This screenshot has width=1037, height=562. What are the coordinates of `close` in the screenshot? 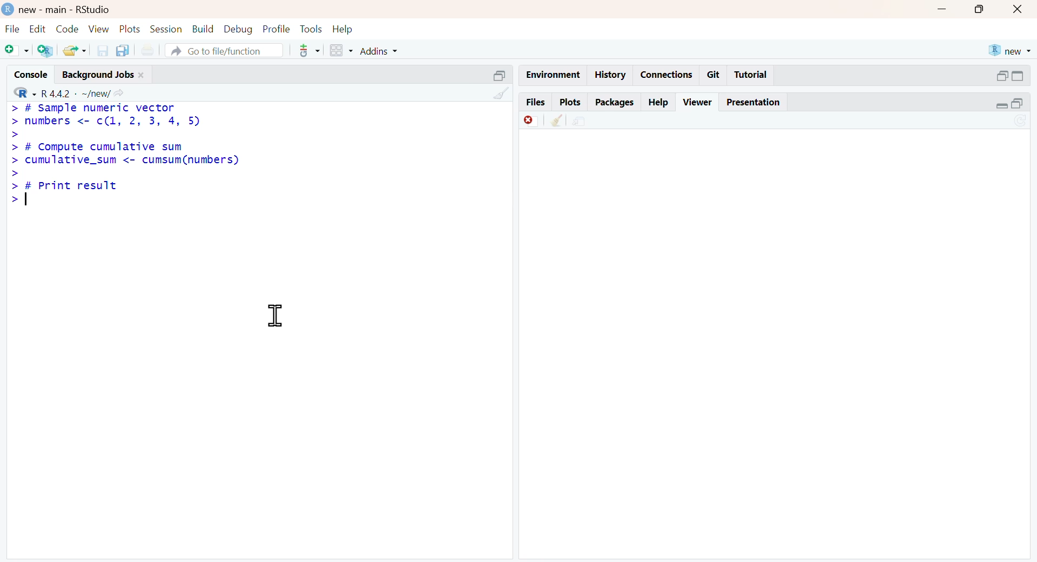 It's located at (1019, 10).